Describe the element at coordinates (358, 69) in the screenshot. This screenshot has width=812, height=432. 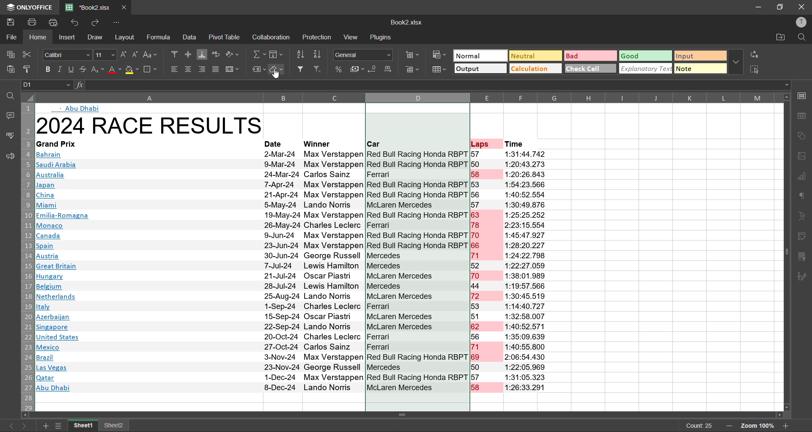
I see `accounting` at that location.